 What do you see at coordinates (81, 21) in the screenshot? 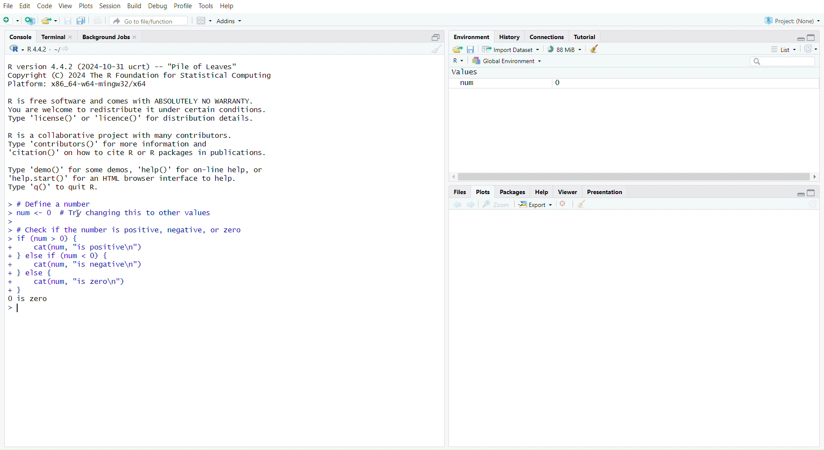
I see `save all open document` at bounding box center [81, 21].